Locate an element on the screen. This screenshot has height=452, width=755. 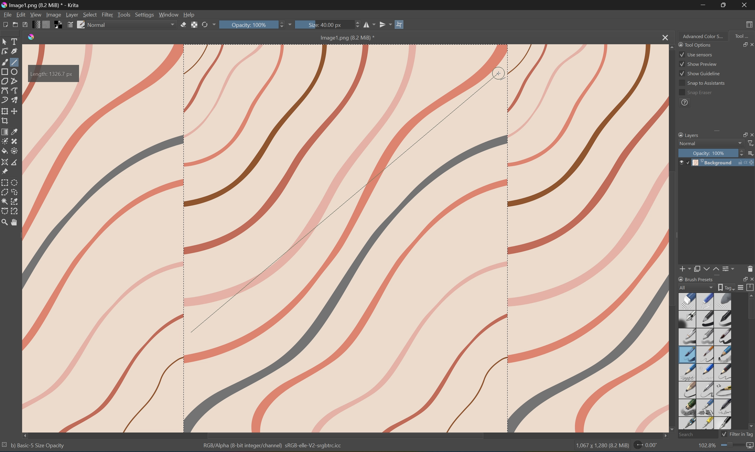
Dynamic brush tool is located at coordinates (5, 100).